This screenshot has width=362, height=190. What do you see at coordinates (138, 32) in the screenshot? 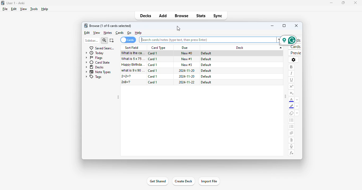
I see `help` at bounding box center [138, 32].